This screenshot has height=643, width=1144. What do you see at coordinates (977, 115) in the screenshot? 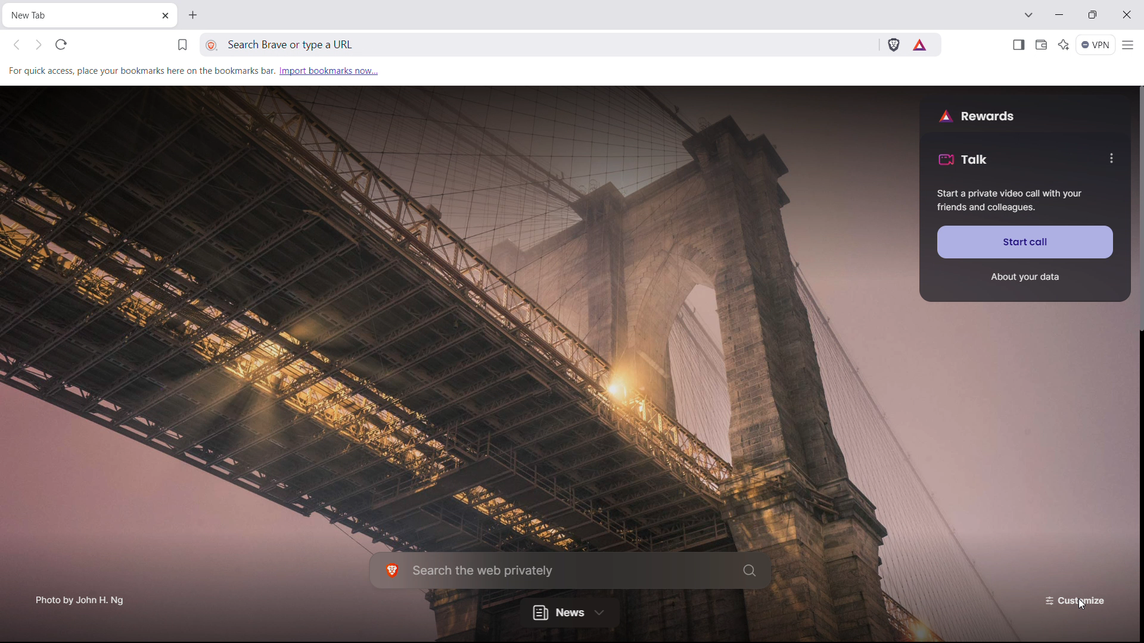
I see `rewards` at bounding box center [977, 115].